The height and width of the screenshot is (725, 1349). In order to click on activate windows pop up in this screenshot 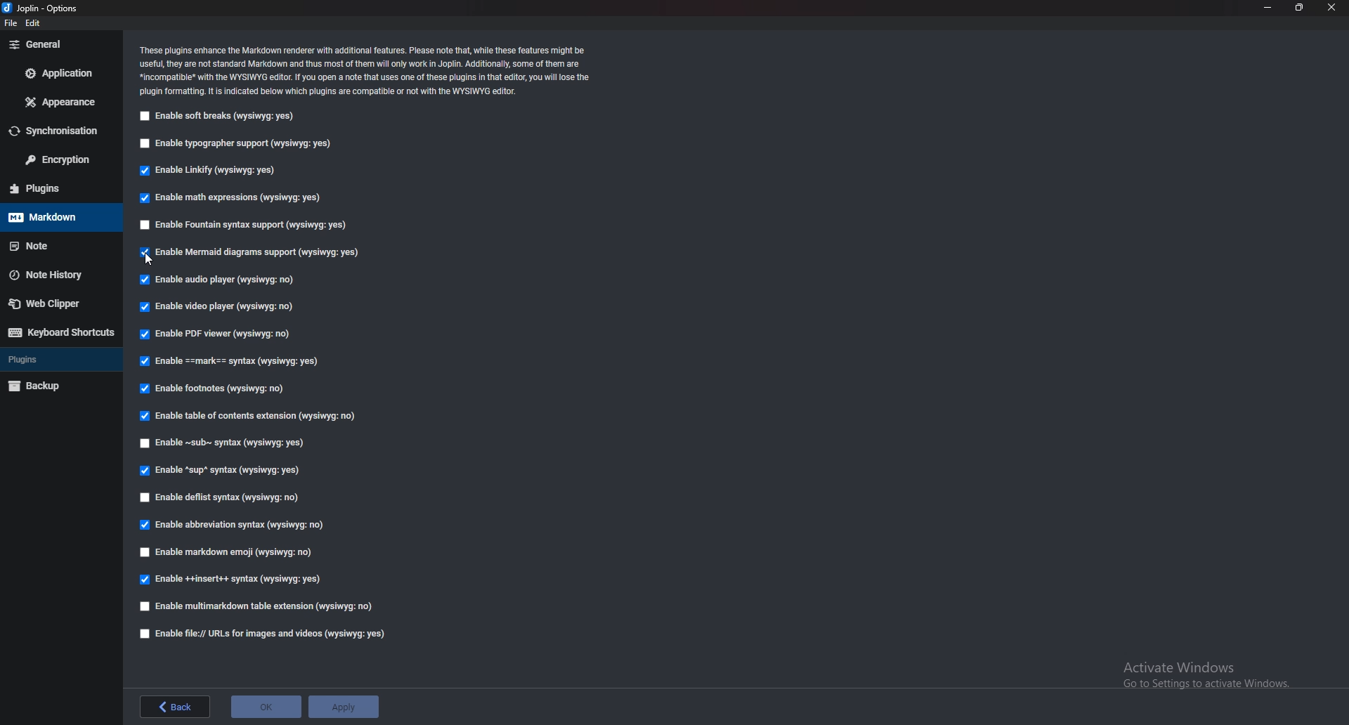, I will do `click(1208, 678)`.